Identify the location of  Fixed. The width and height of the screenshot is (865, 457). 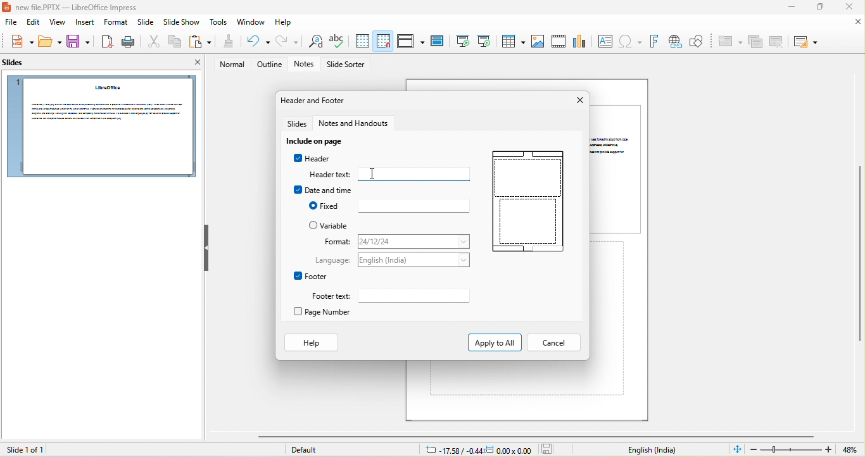
(324, 206).